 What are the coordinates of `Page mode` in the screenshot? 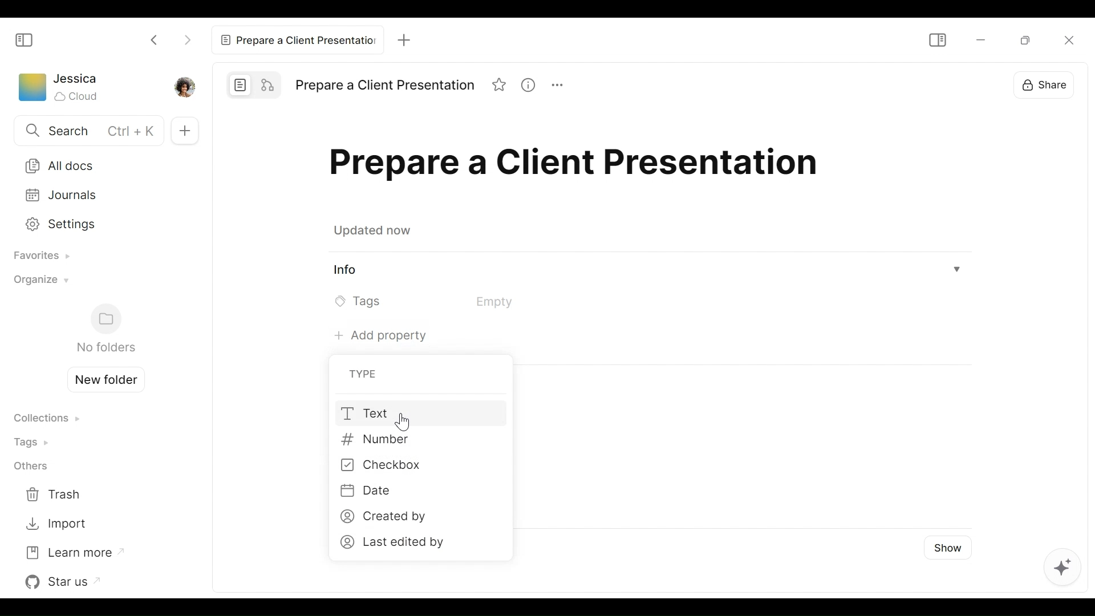 It's located at (241, 84).